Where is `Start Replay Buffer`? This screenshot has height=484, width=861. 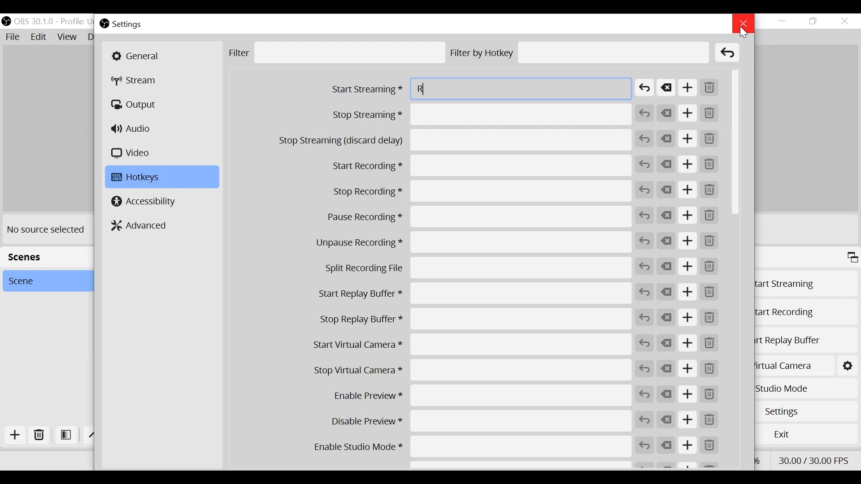
Start Replay Buffer is located at coordinates (472, 293).